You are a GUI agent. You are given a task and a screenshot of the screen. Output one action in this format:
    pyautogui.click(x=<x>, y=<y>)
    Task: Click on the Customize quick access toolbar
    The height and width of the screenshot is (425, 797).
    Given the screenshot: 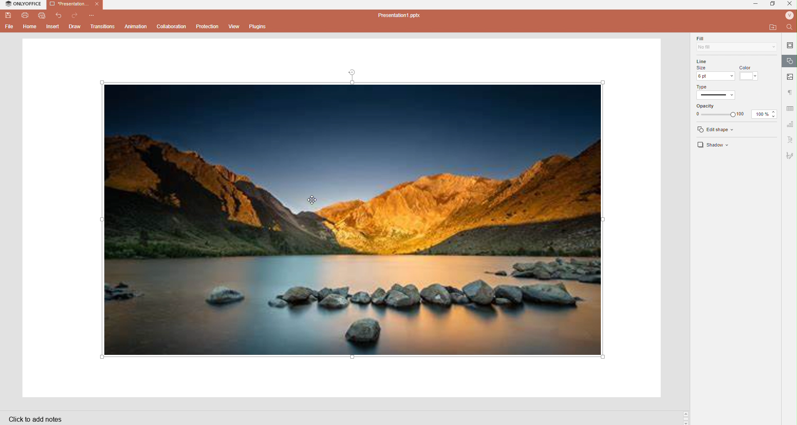 What is the action you would take?
    pyautogui.click(x=93, y=15)
    